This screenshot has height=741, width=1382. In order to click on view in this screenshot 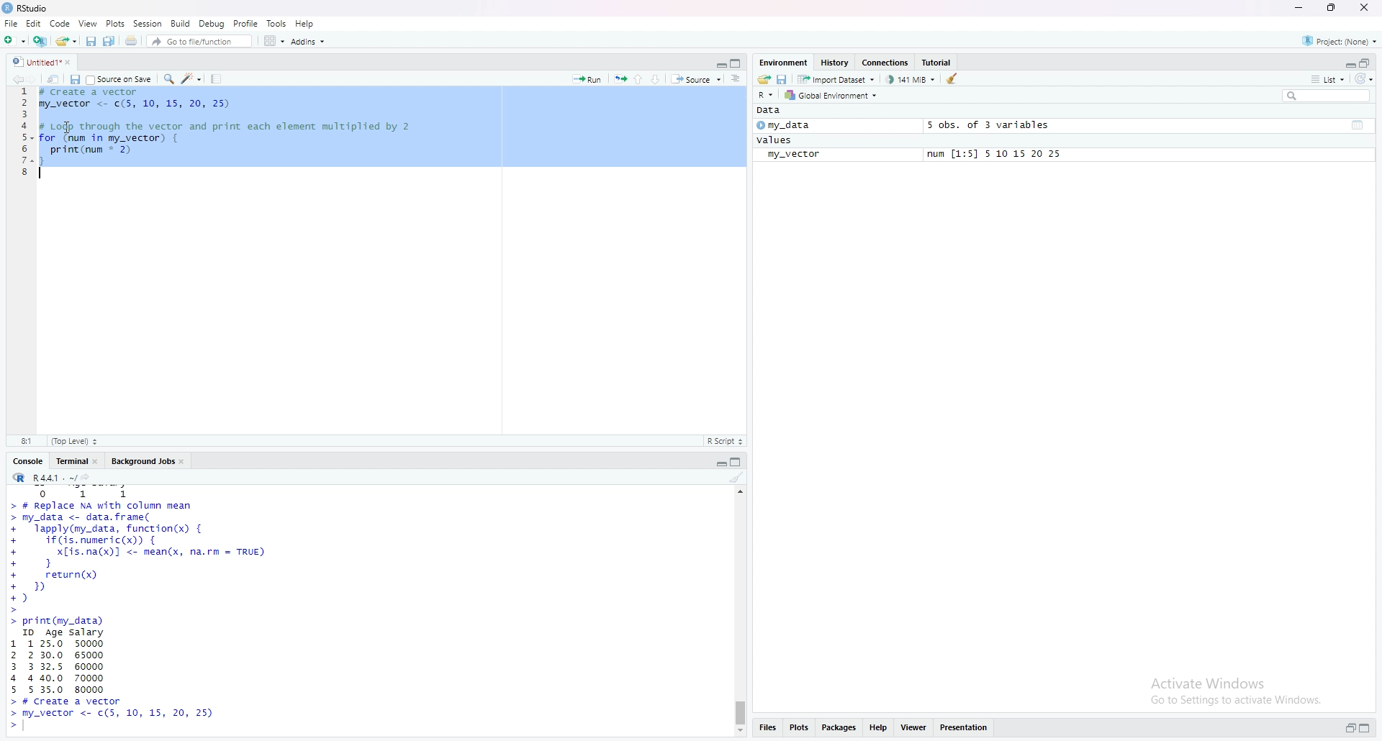, I will do `click(89, 24)`.